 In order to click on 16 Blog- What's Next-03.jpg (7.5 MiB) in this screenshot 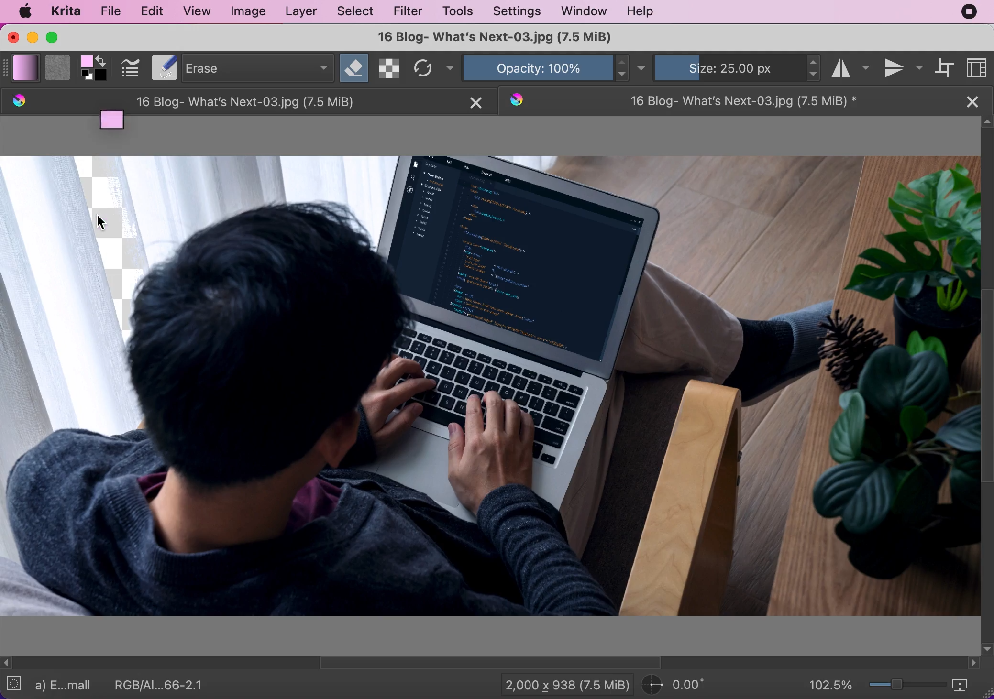, I will do `click(727, 100)`.